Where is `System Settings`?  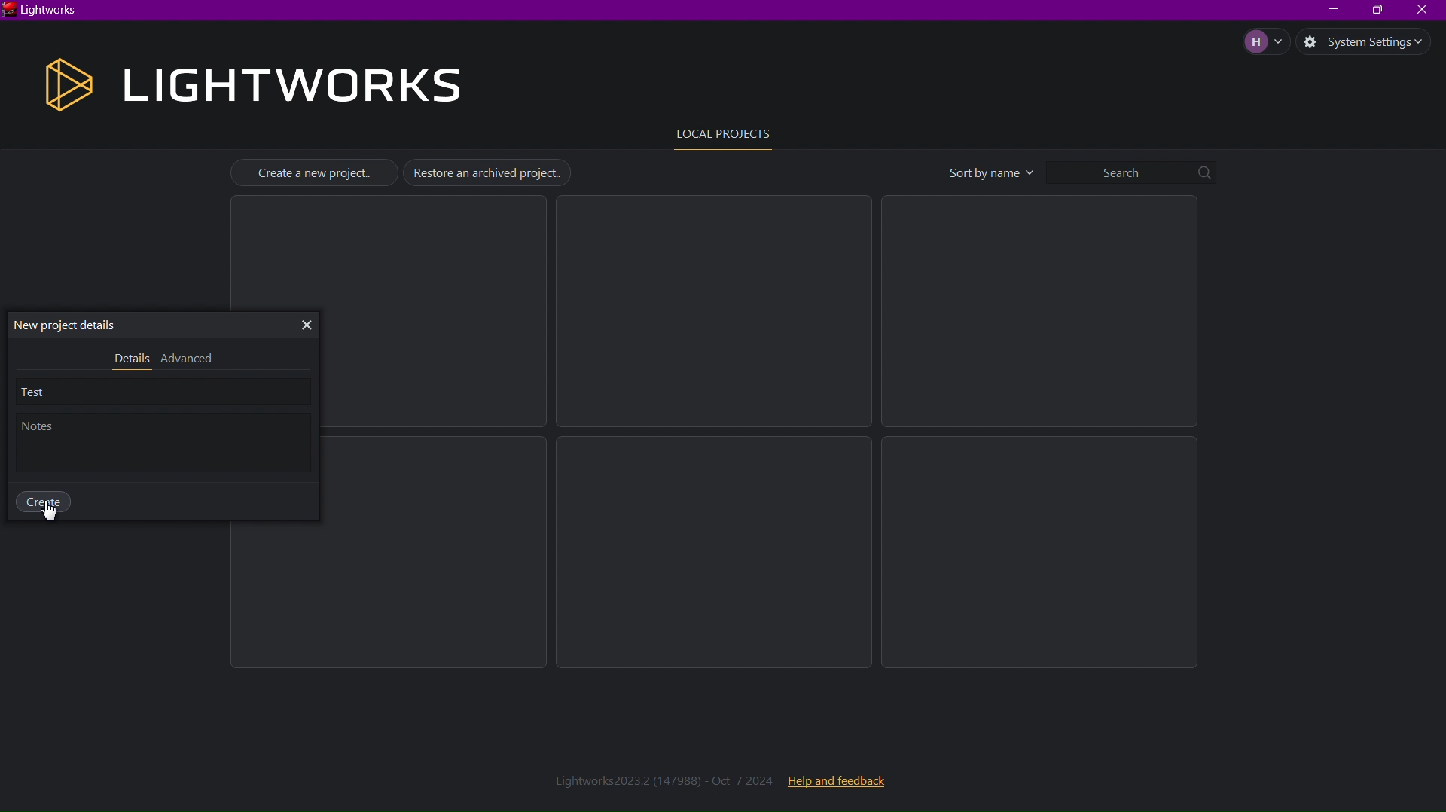
System Settings is located at coordinates (1372, 41).